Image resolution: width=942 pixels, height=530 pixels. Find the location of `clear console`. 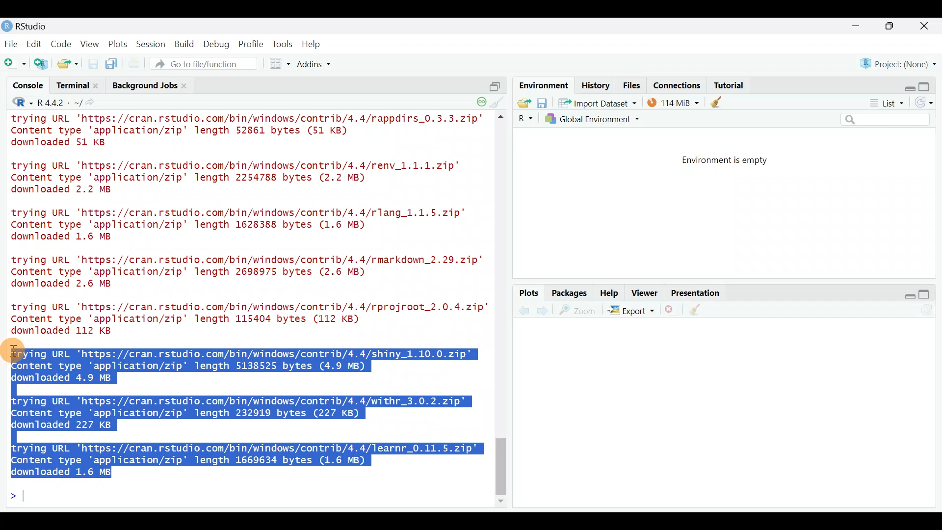

clear console is located at coordinates (498, 101).